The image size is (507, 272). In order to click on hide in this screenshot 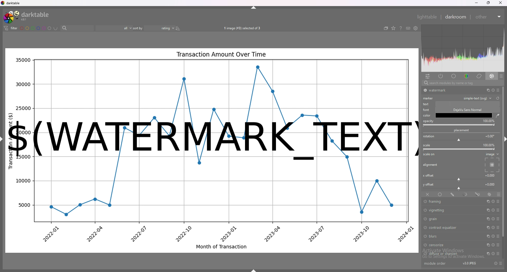, I will do `click(3, 141)`.